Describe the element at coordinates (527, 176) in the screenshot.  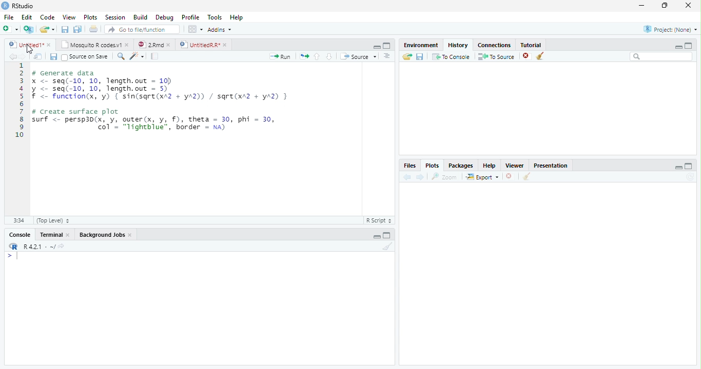
I see `Clear all plots` at that location.